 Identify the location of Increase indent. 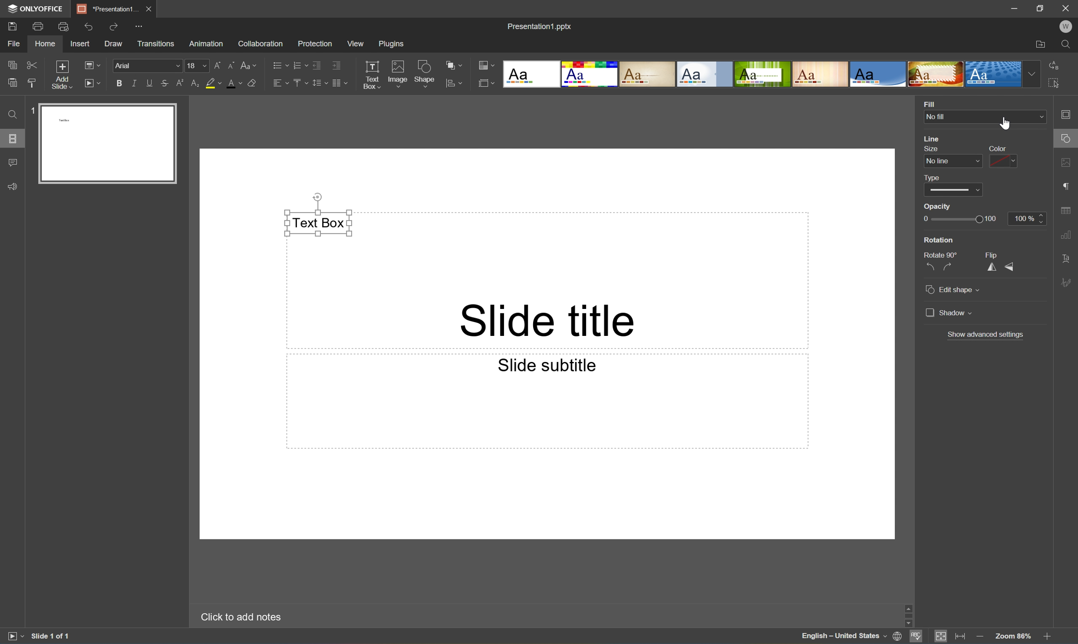
(336, 66).